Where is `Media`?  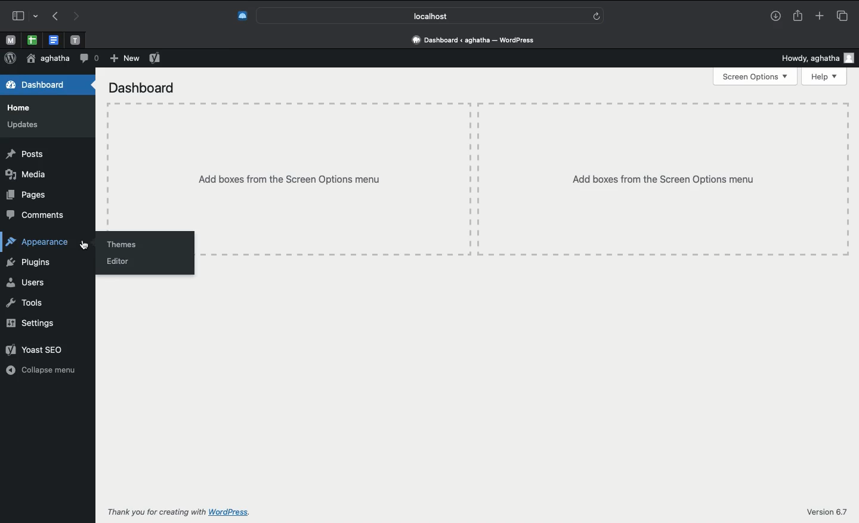
Media is located at coordinates (24, 175).